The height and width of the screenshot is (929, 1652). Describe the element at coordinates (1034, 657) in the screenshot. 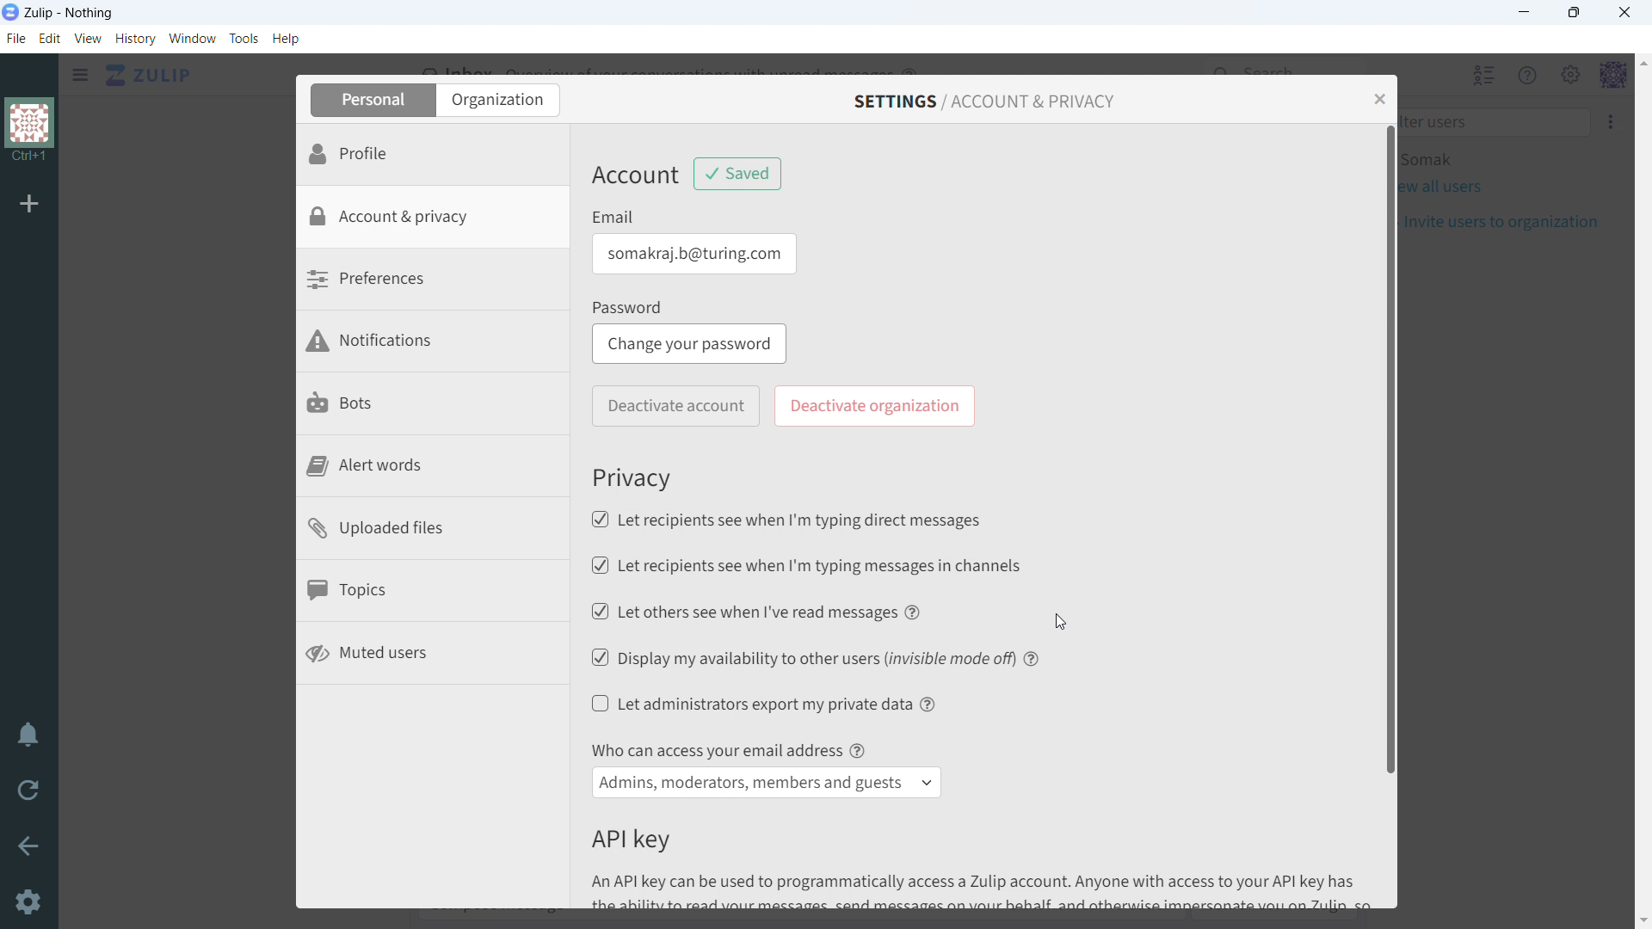

I see `help` at that location.